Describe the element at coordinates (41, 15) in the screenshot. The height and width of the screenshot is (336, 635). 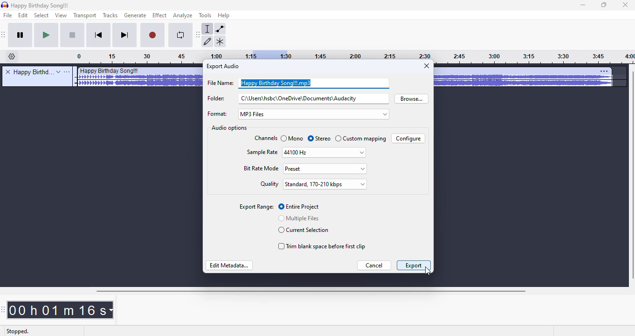
I see `select` at that location.